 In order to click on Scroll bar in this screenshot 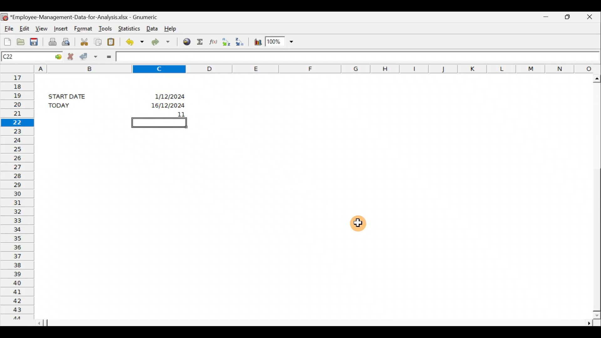, I will do `click(317, 322)`.